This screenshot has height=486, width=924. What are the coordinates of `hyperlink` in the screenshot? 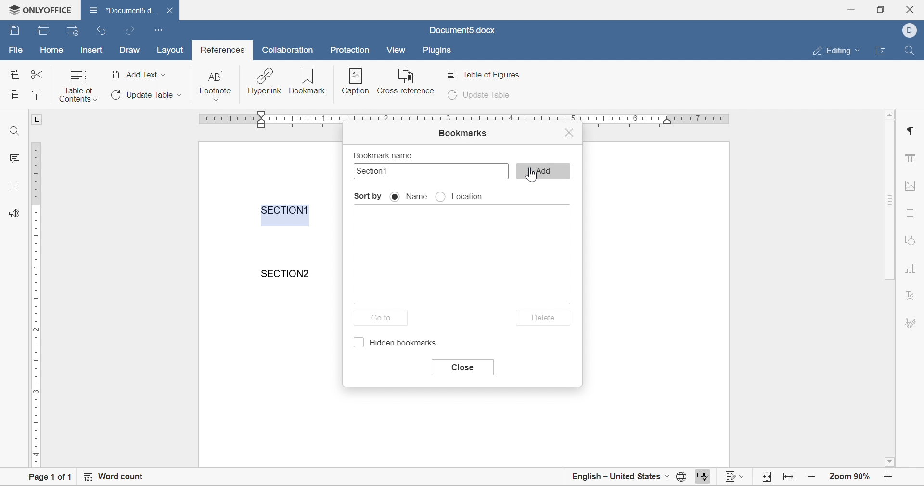 It's located at (264, 81).